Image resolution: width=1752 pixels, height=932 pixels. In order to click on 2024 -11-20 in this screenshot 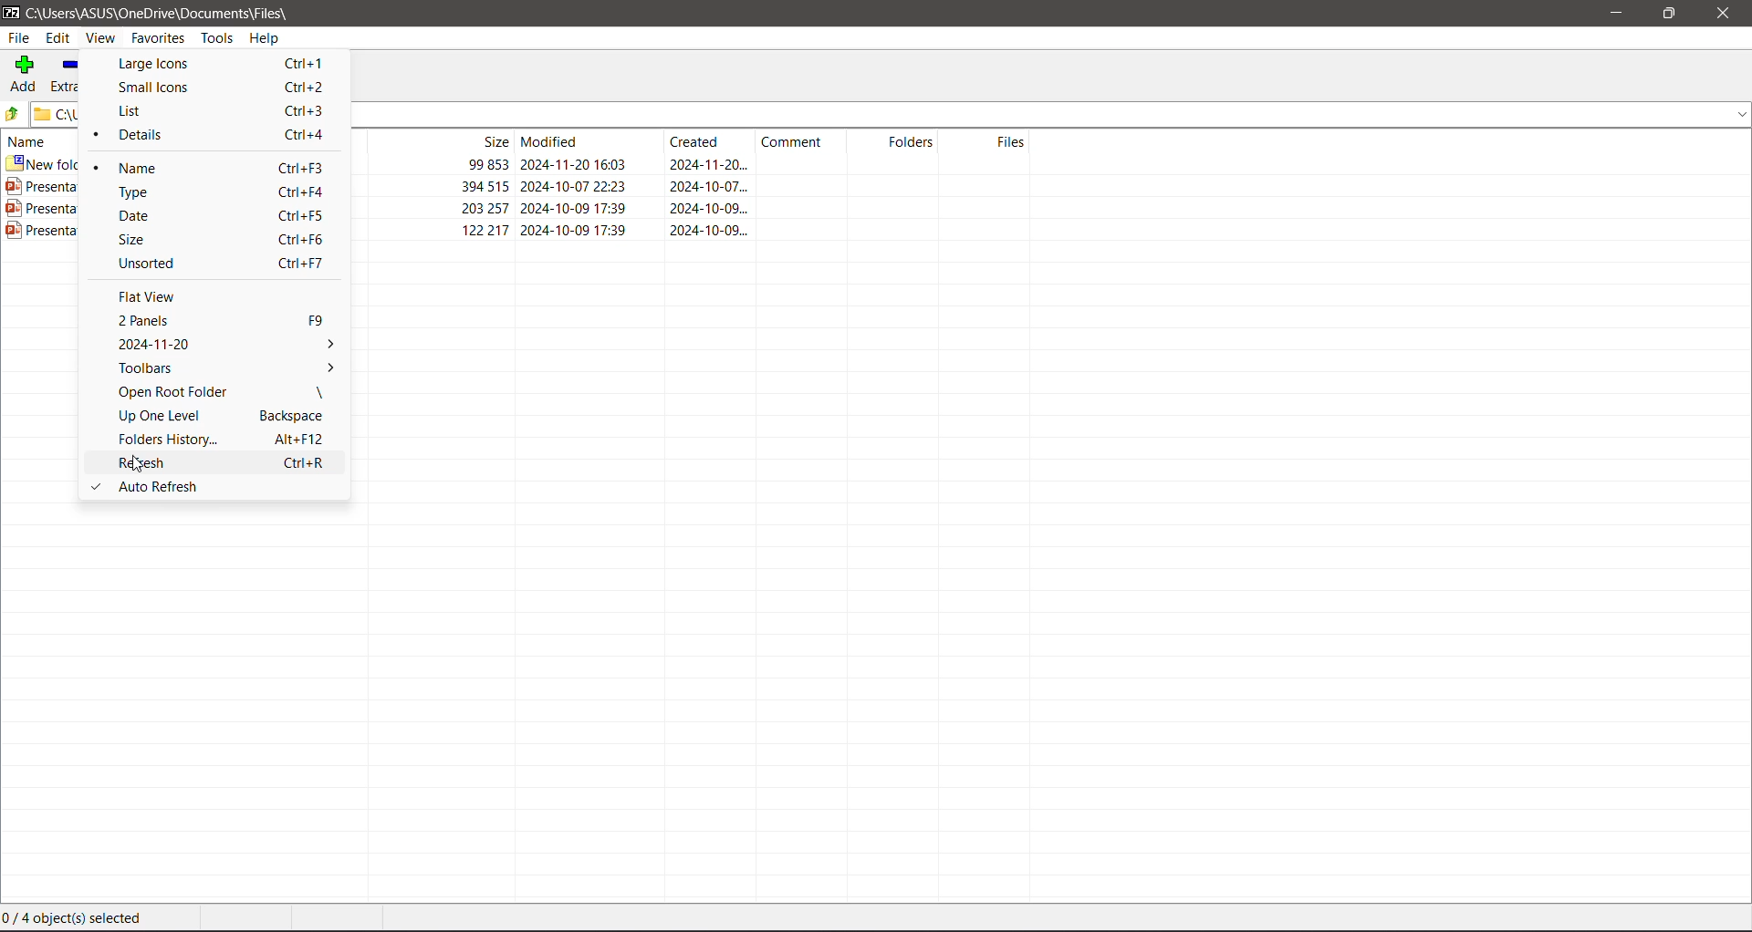, I will do `click(224, 343)`.